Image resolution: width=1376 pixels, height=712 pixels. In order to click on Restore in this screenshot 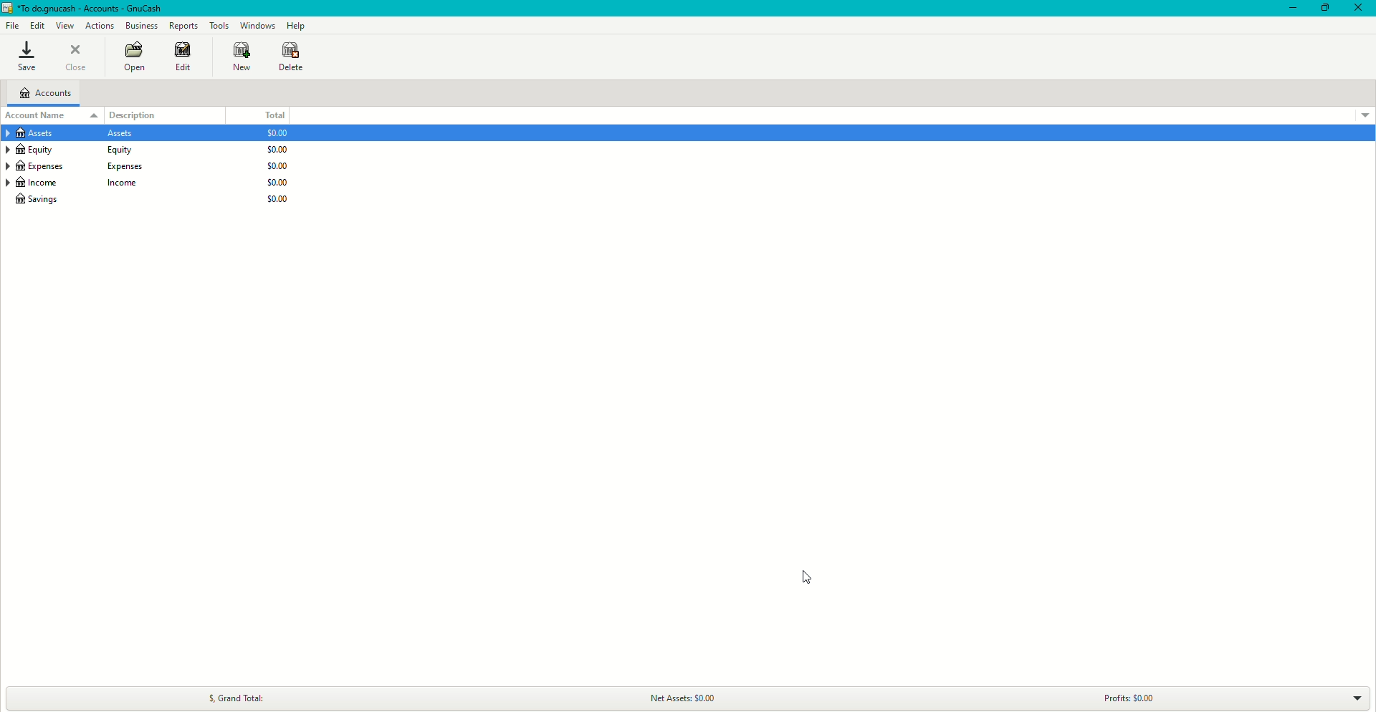, I will do `click(1324, 8)`.